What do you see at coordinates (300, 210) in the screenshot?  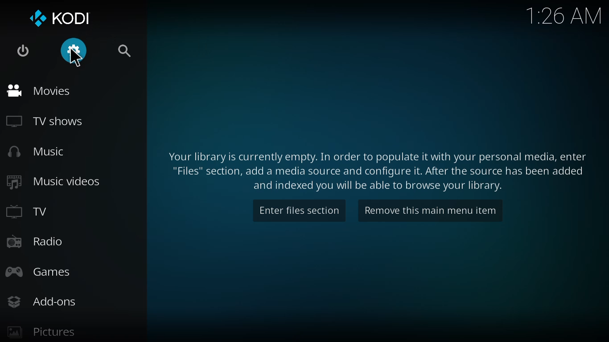 I see `enter files section` at bounding box center [300, 210].